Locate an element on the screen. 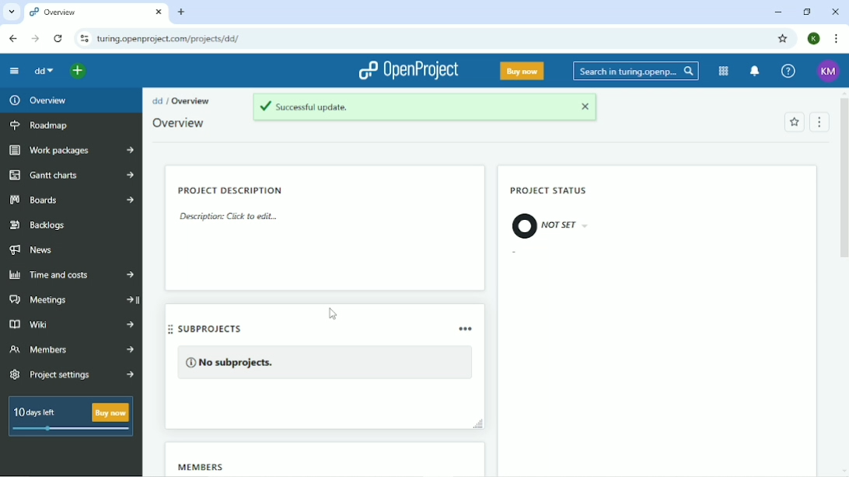  Search is located at coordinates (634, 71).